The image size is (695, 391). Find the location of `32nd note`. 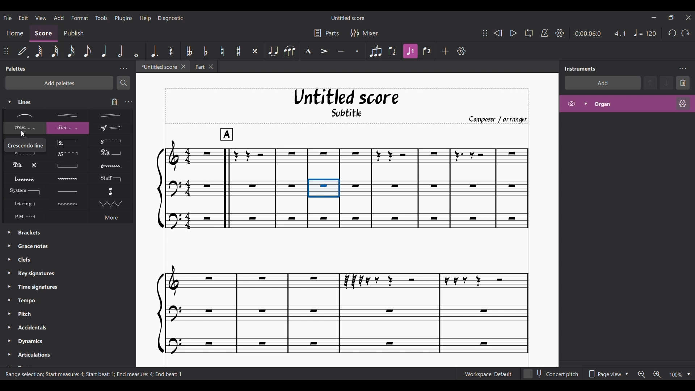

32nd note is located at coordinates (55, 52).